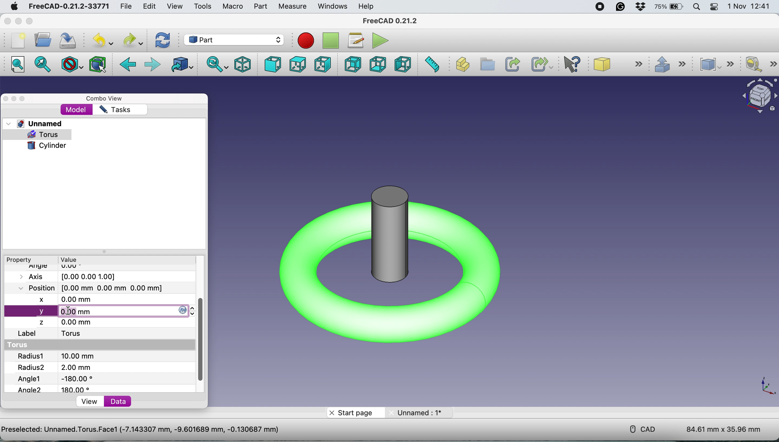 The image size is (779, 442). I want to click on system logo, so click(14, 7).